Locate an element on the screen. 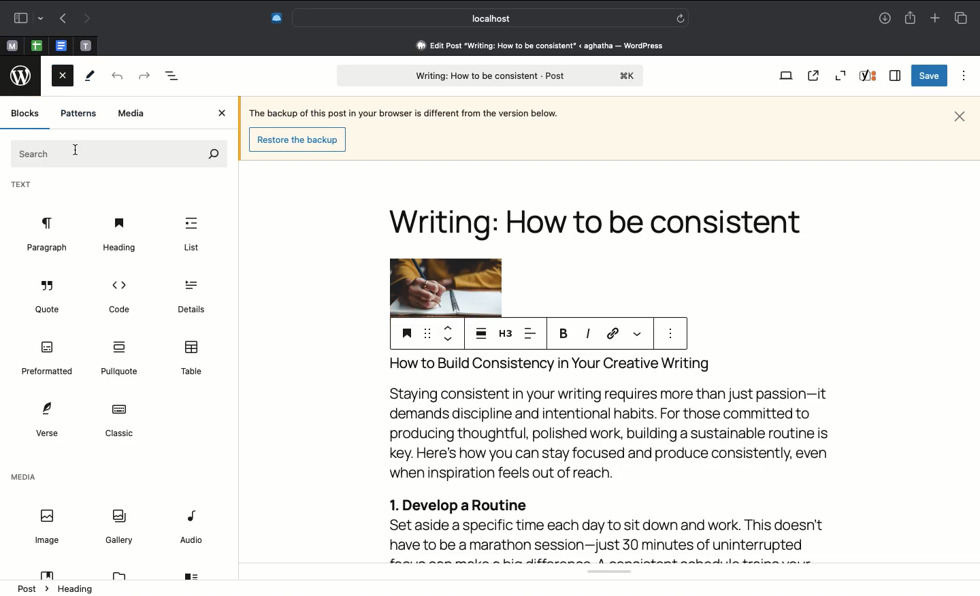  Paragraph is located at coordinates (46, 235).